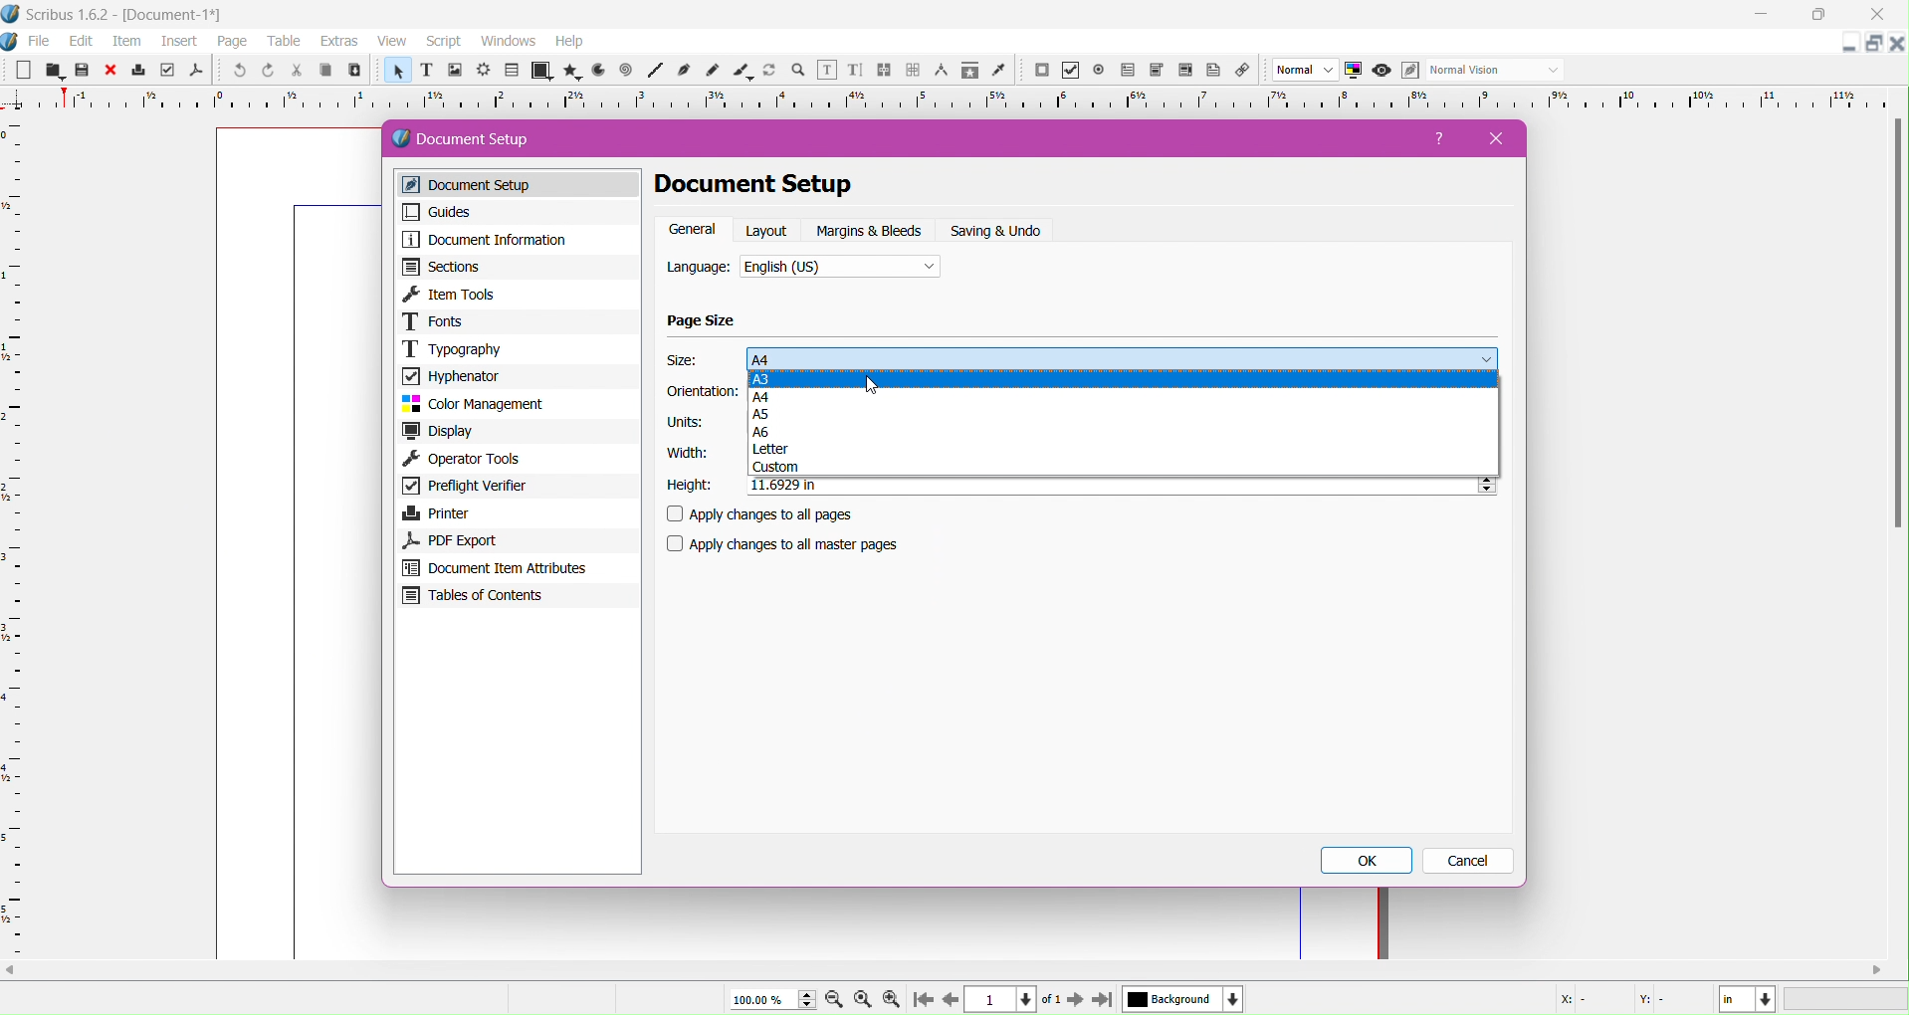  What do you see at coordinates (690, 486) in the screenshot?
I see `Height` at bounding box center [690, 486].